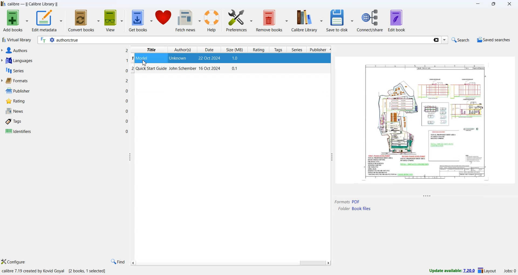  What do you see at coordinates (130, 157) in the screenshot?
I see `customize width` at bounding box center [130, 157].